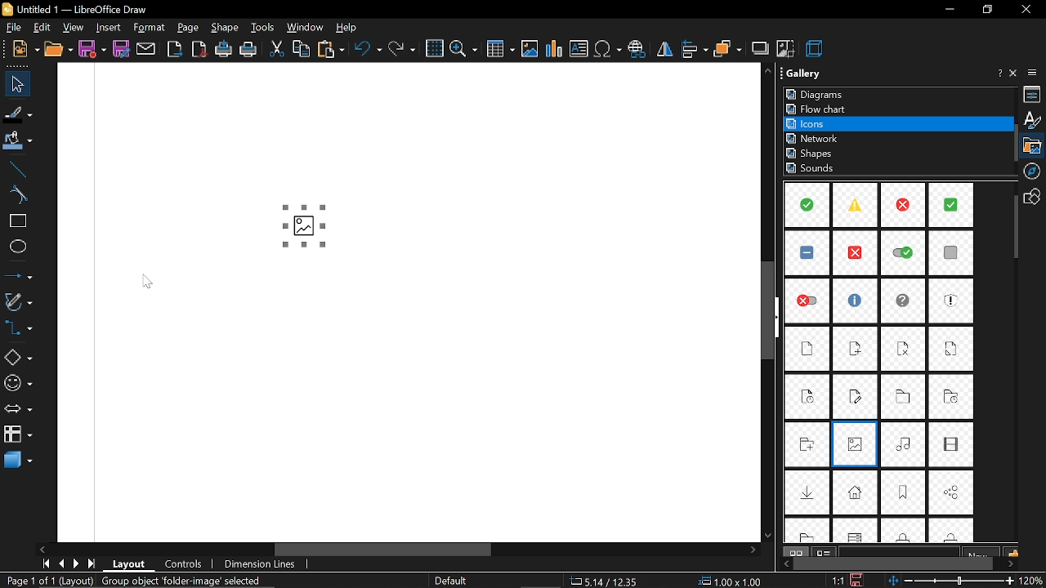 Image resolution: width=1046 pixels, height=588 pixels. I want to click on gallery, so click(1035, 145).